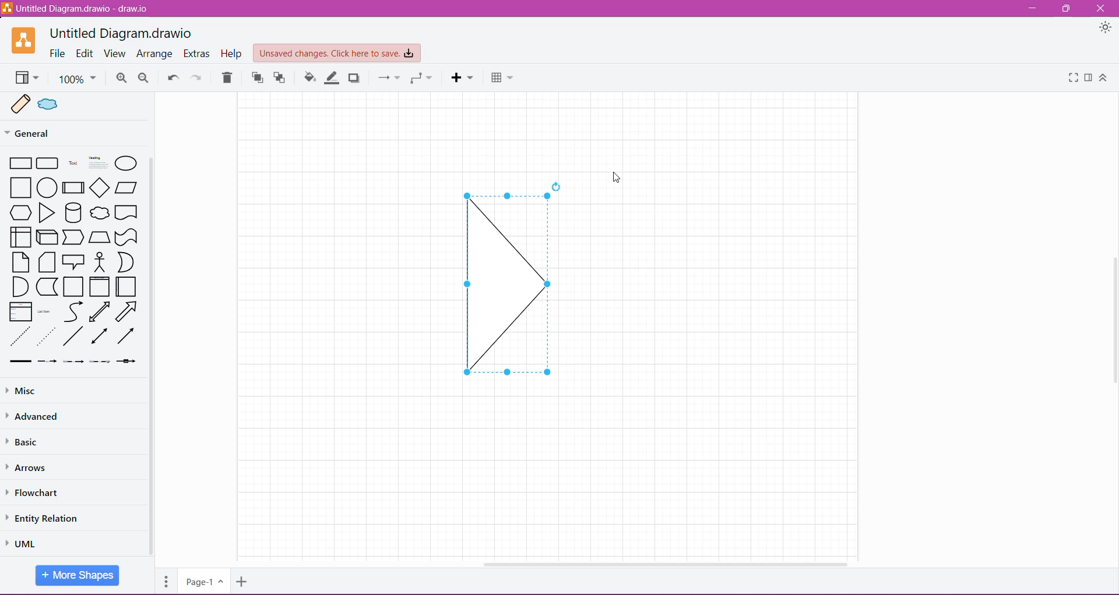  Describe the element at coordinates (156, 53) in the screenshot. I see `Arrange` at that location.